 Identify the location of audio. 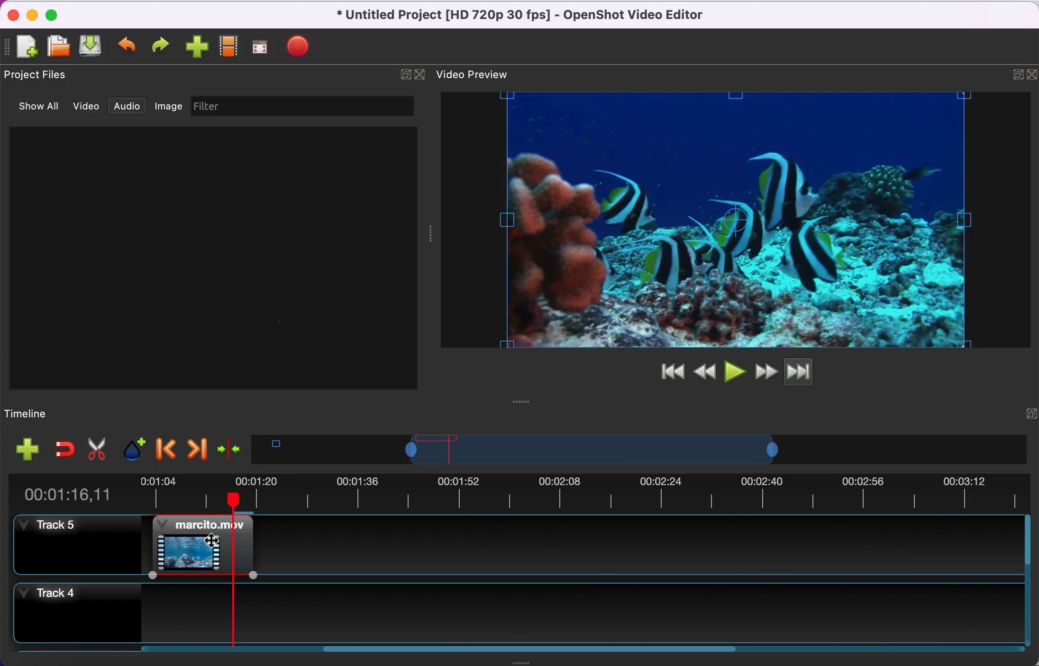
(126, 105).